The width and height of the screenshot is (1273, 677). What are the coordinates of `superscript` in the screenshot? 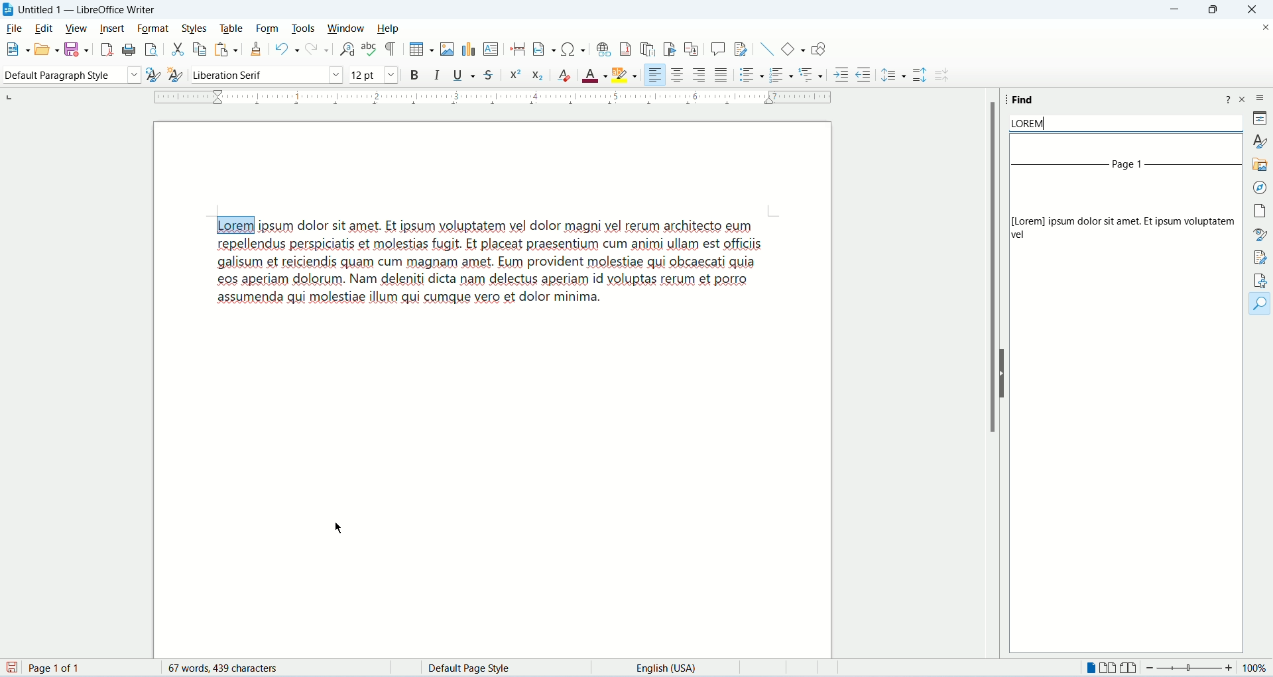 It's located at (515, 75).